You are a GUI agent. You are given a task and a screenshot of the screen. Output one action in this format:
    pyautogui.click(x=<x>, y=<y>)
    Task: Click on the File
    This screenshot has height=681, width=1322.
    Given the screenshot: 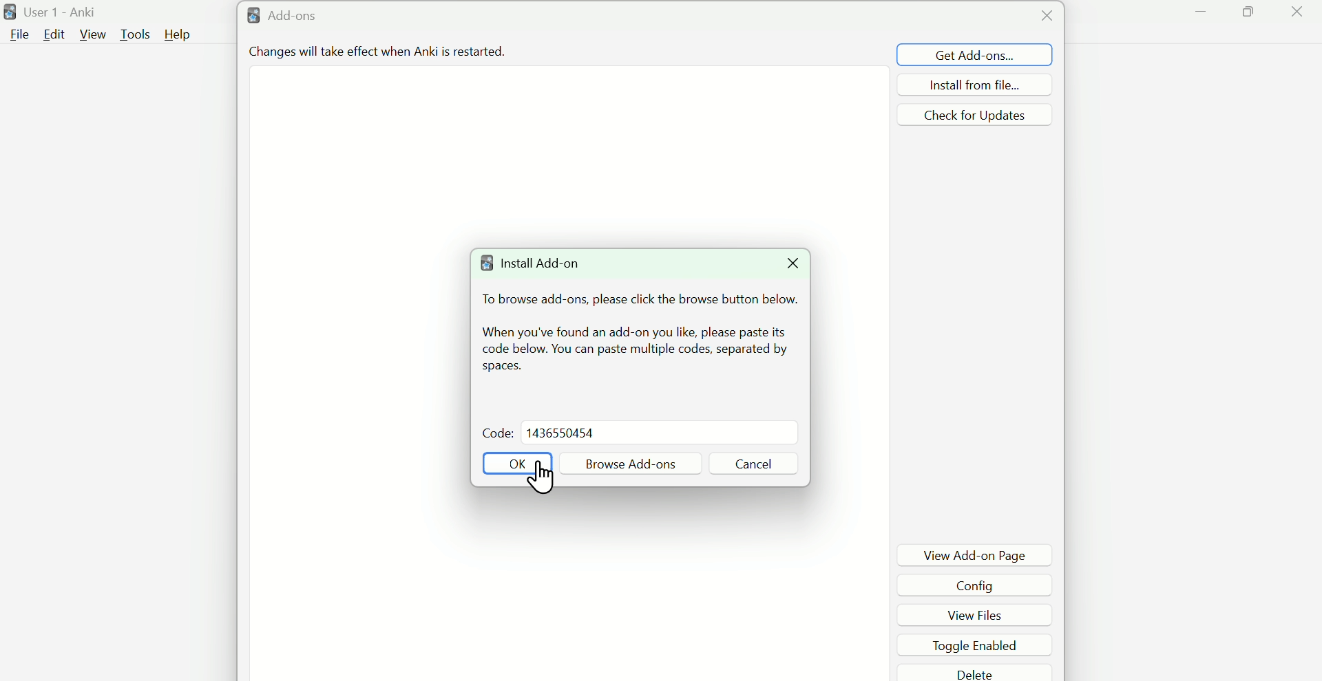 What is the action you would take?
    pyautogui.click(x=17, y=34)
    